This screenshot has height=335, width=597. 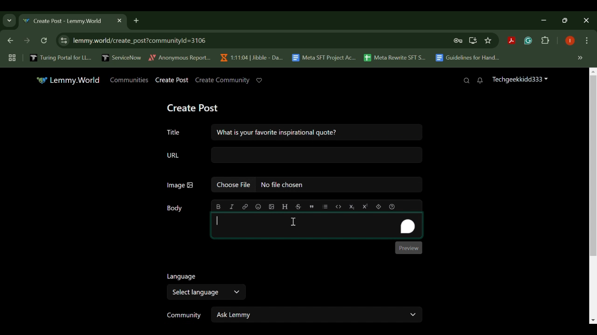 I want to click on Community, so click(x=182, y=315).